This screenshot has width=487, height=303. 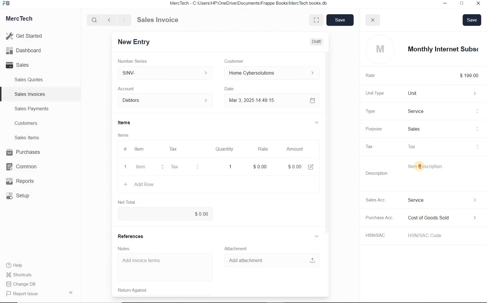 I want to click on Description, so click(x=374, y=173).